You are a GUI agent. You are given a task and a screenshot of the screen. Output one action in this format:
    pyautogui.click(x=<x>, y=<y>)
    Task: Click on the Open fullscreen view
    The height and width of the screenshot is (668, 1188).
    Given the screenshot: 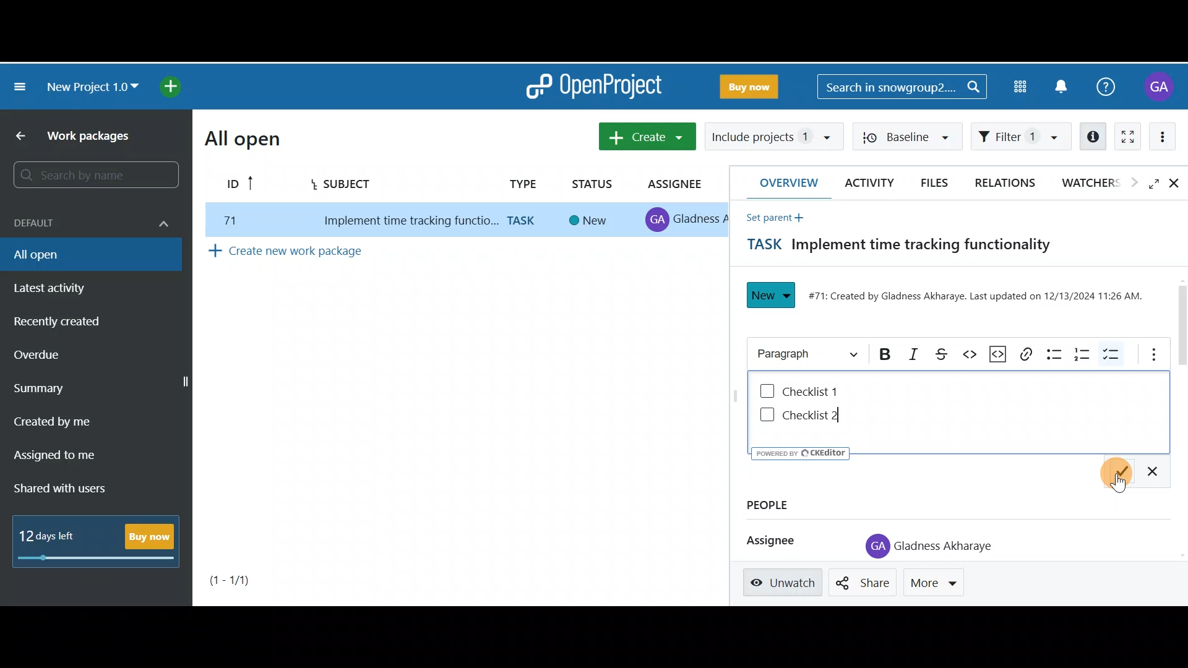 What is the action you would take?
    pyautogui.click(x=1145, y=184)
    